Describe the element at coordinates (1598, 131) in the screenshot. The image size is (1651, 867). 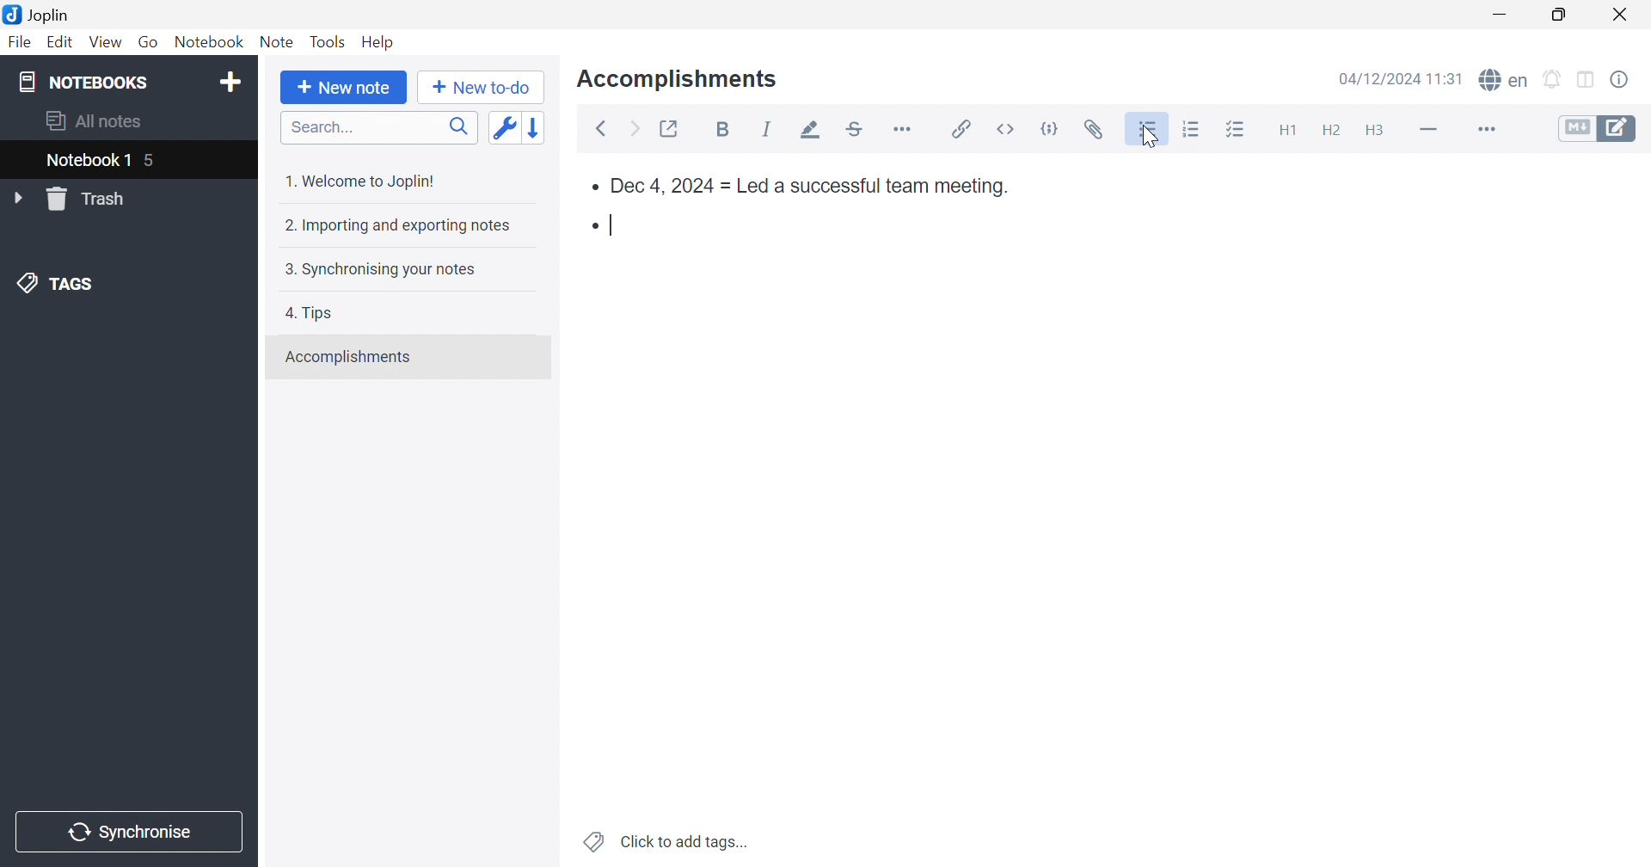
I see `Toggle editors` at that location.